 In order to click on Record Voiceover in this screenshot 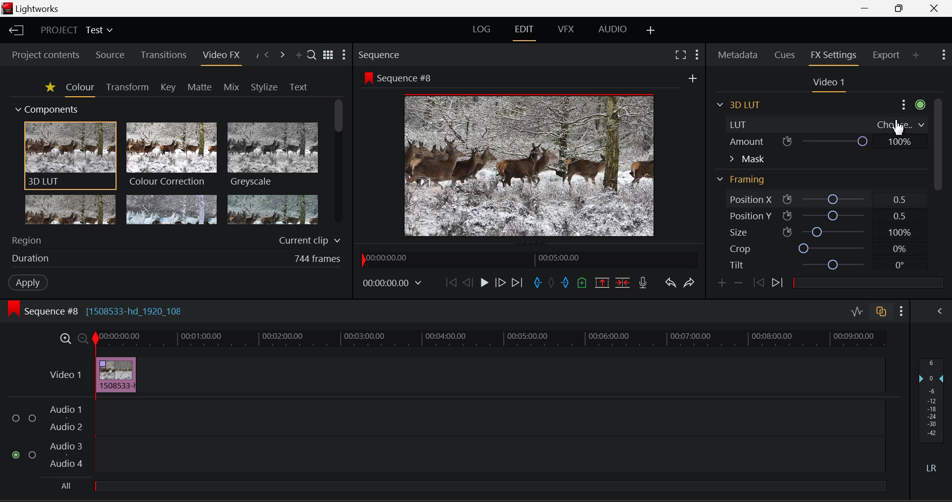, I will do `click(643, 283)`.